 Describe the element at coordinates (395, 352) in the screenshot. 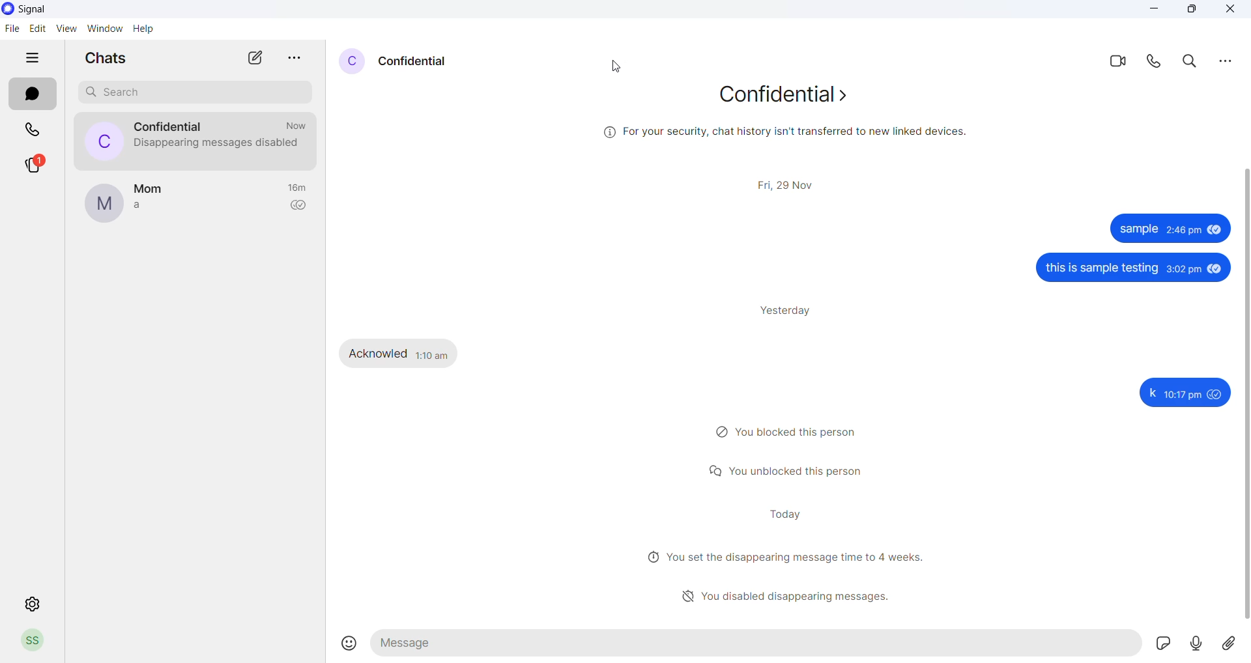

I see `` at that location.